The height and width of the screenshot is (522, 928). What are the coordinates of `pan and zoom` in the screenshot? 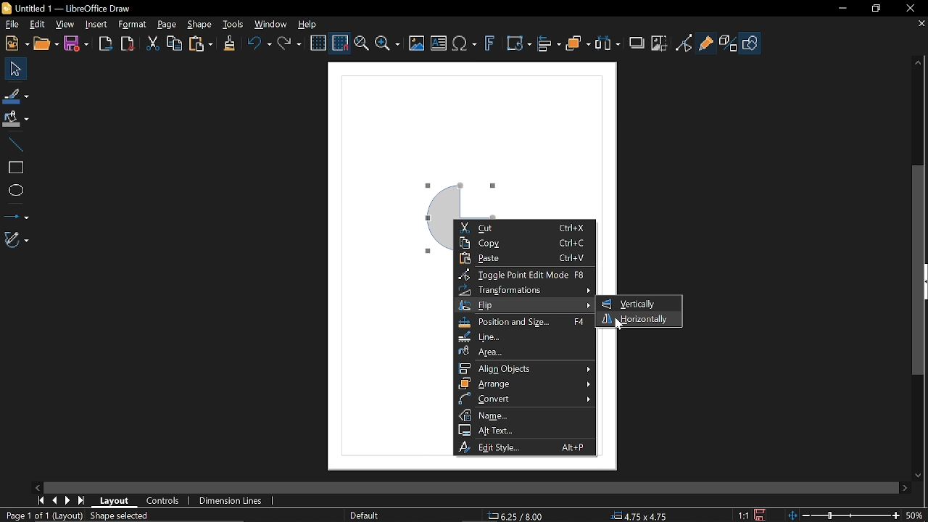 It's located at (361, 44).